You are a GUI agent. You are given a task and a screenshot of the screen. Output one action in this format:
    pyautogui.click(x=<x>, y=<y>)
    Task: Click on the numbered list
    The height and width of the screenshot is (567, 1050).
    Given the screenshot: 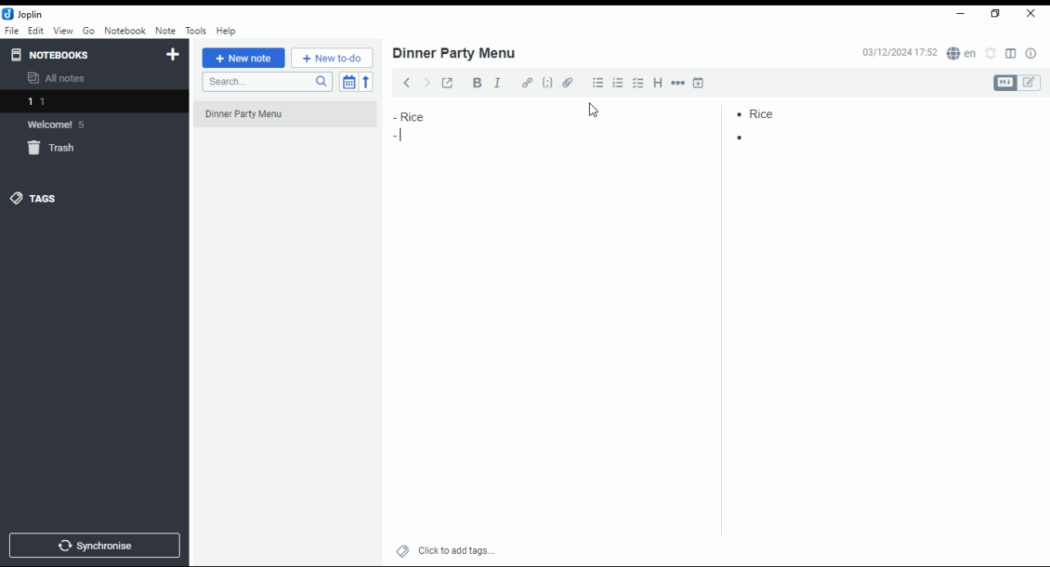 What is the action you would take?
    pyautogui.click(x=620, y=83)
    